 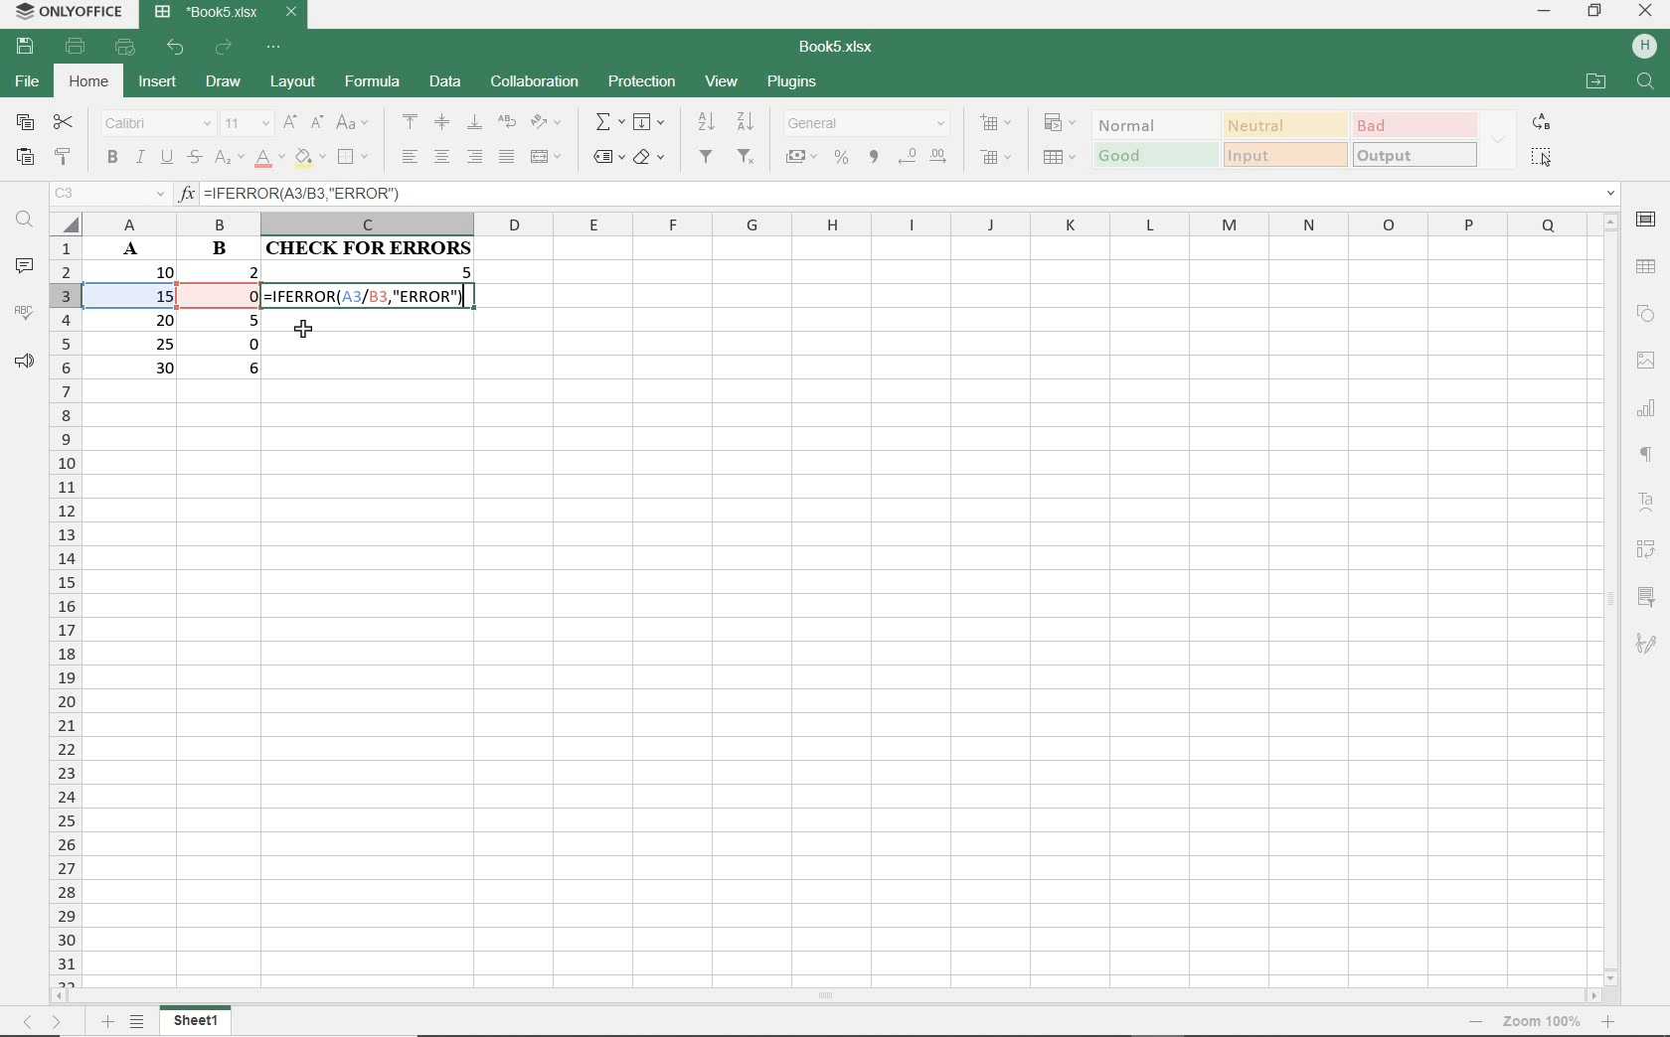 What do you see at coordinates (1543, 1021) in the screenshot?
I see `` at bounding box center [1543, 1021].